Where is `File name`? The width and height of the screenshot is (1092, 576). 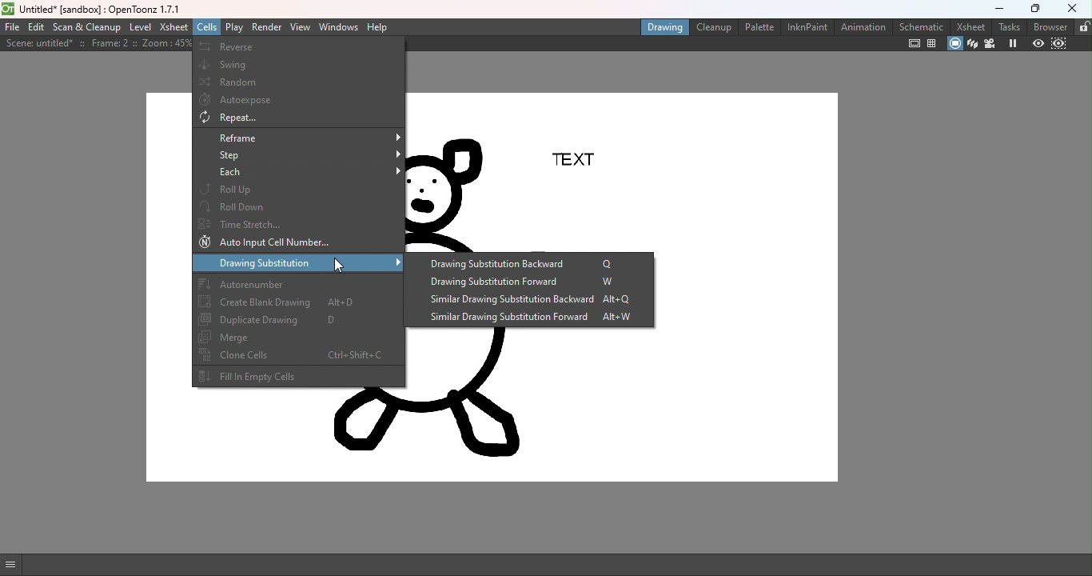
File name is located at coordinates (99, 8).